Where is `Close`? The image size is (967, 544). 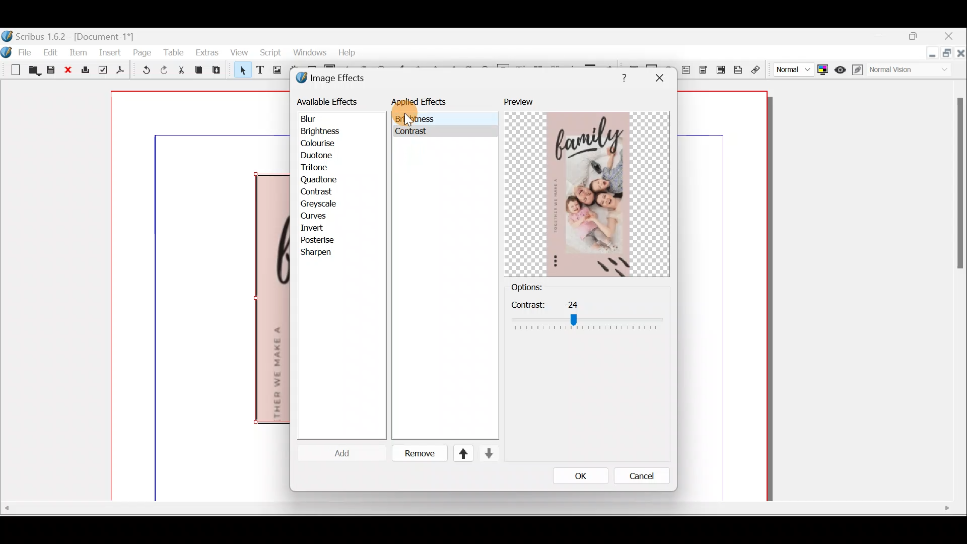 Close is located at coordinates (950, 37).